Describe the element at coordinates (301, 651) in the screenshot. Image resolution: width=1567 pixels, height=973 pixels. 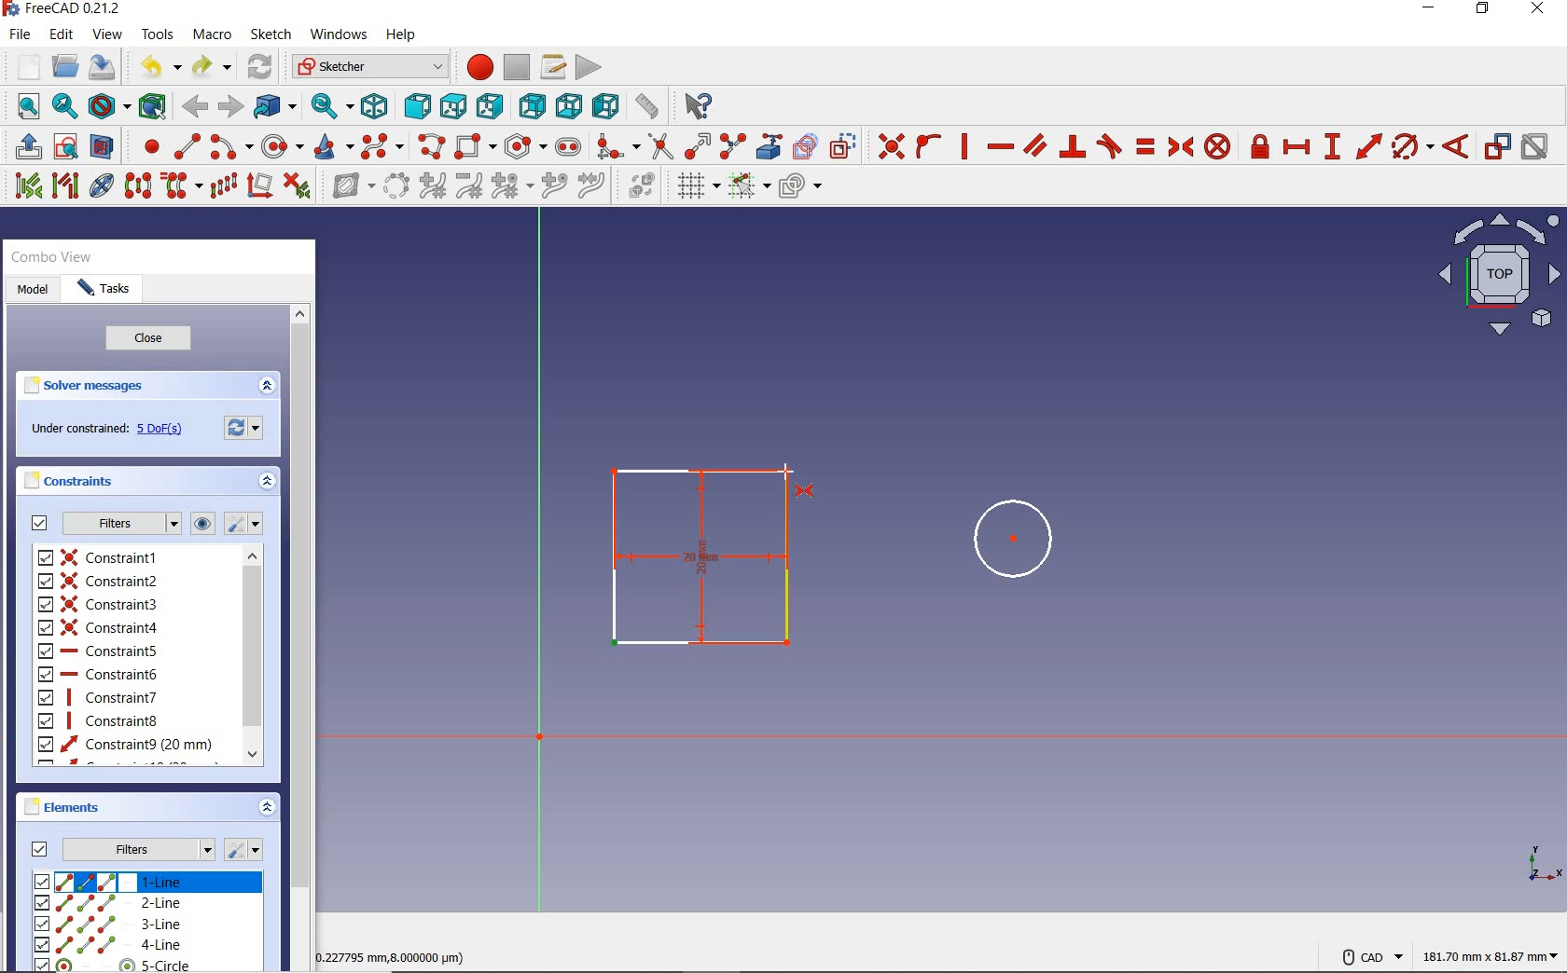
I see `scrollbar` at that location.